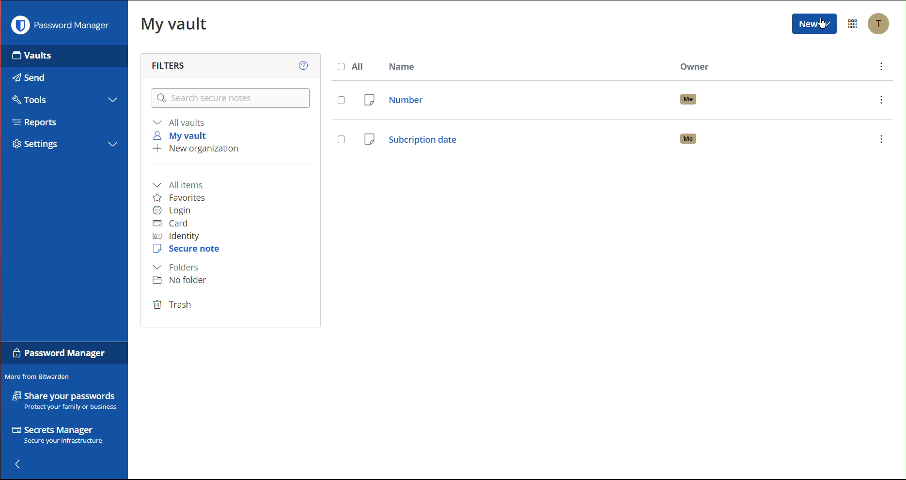 The width and height of the screenshot is (906, 480). Describe the element at coordinates (184, 281) in the screenshot. I see `No folder` at that location.